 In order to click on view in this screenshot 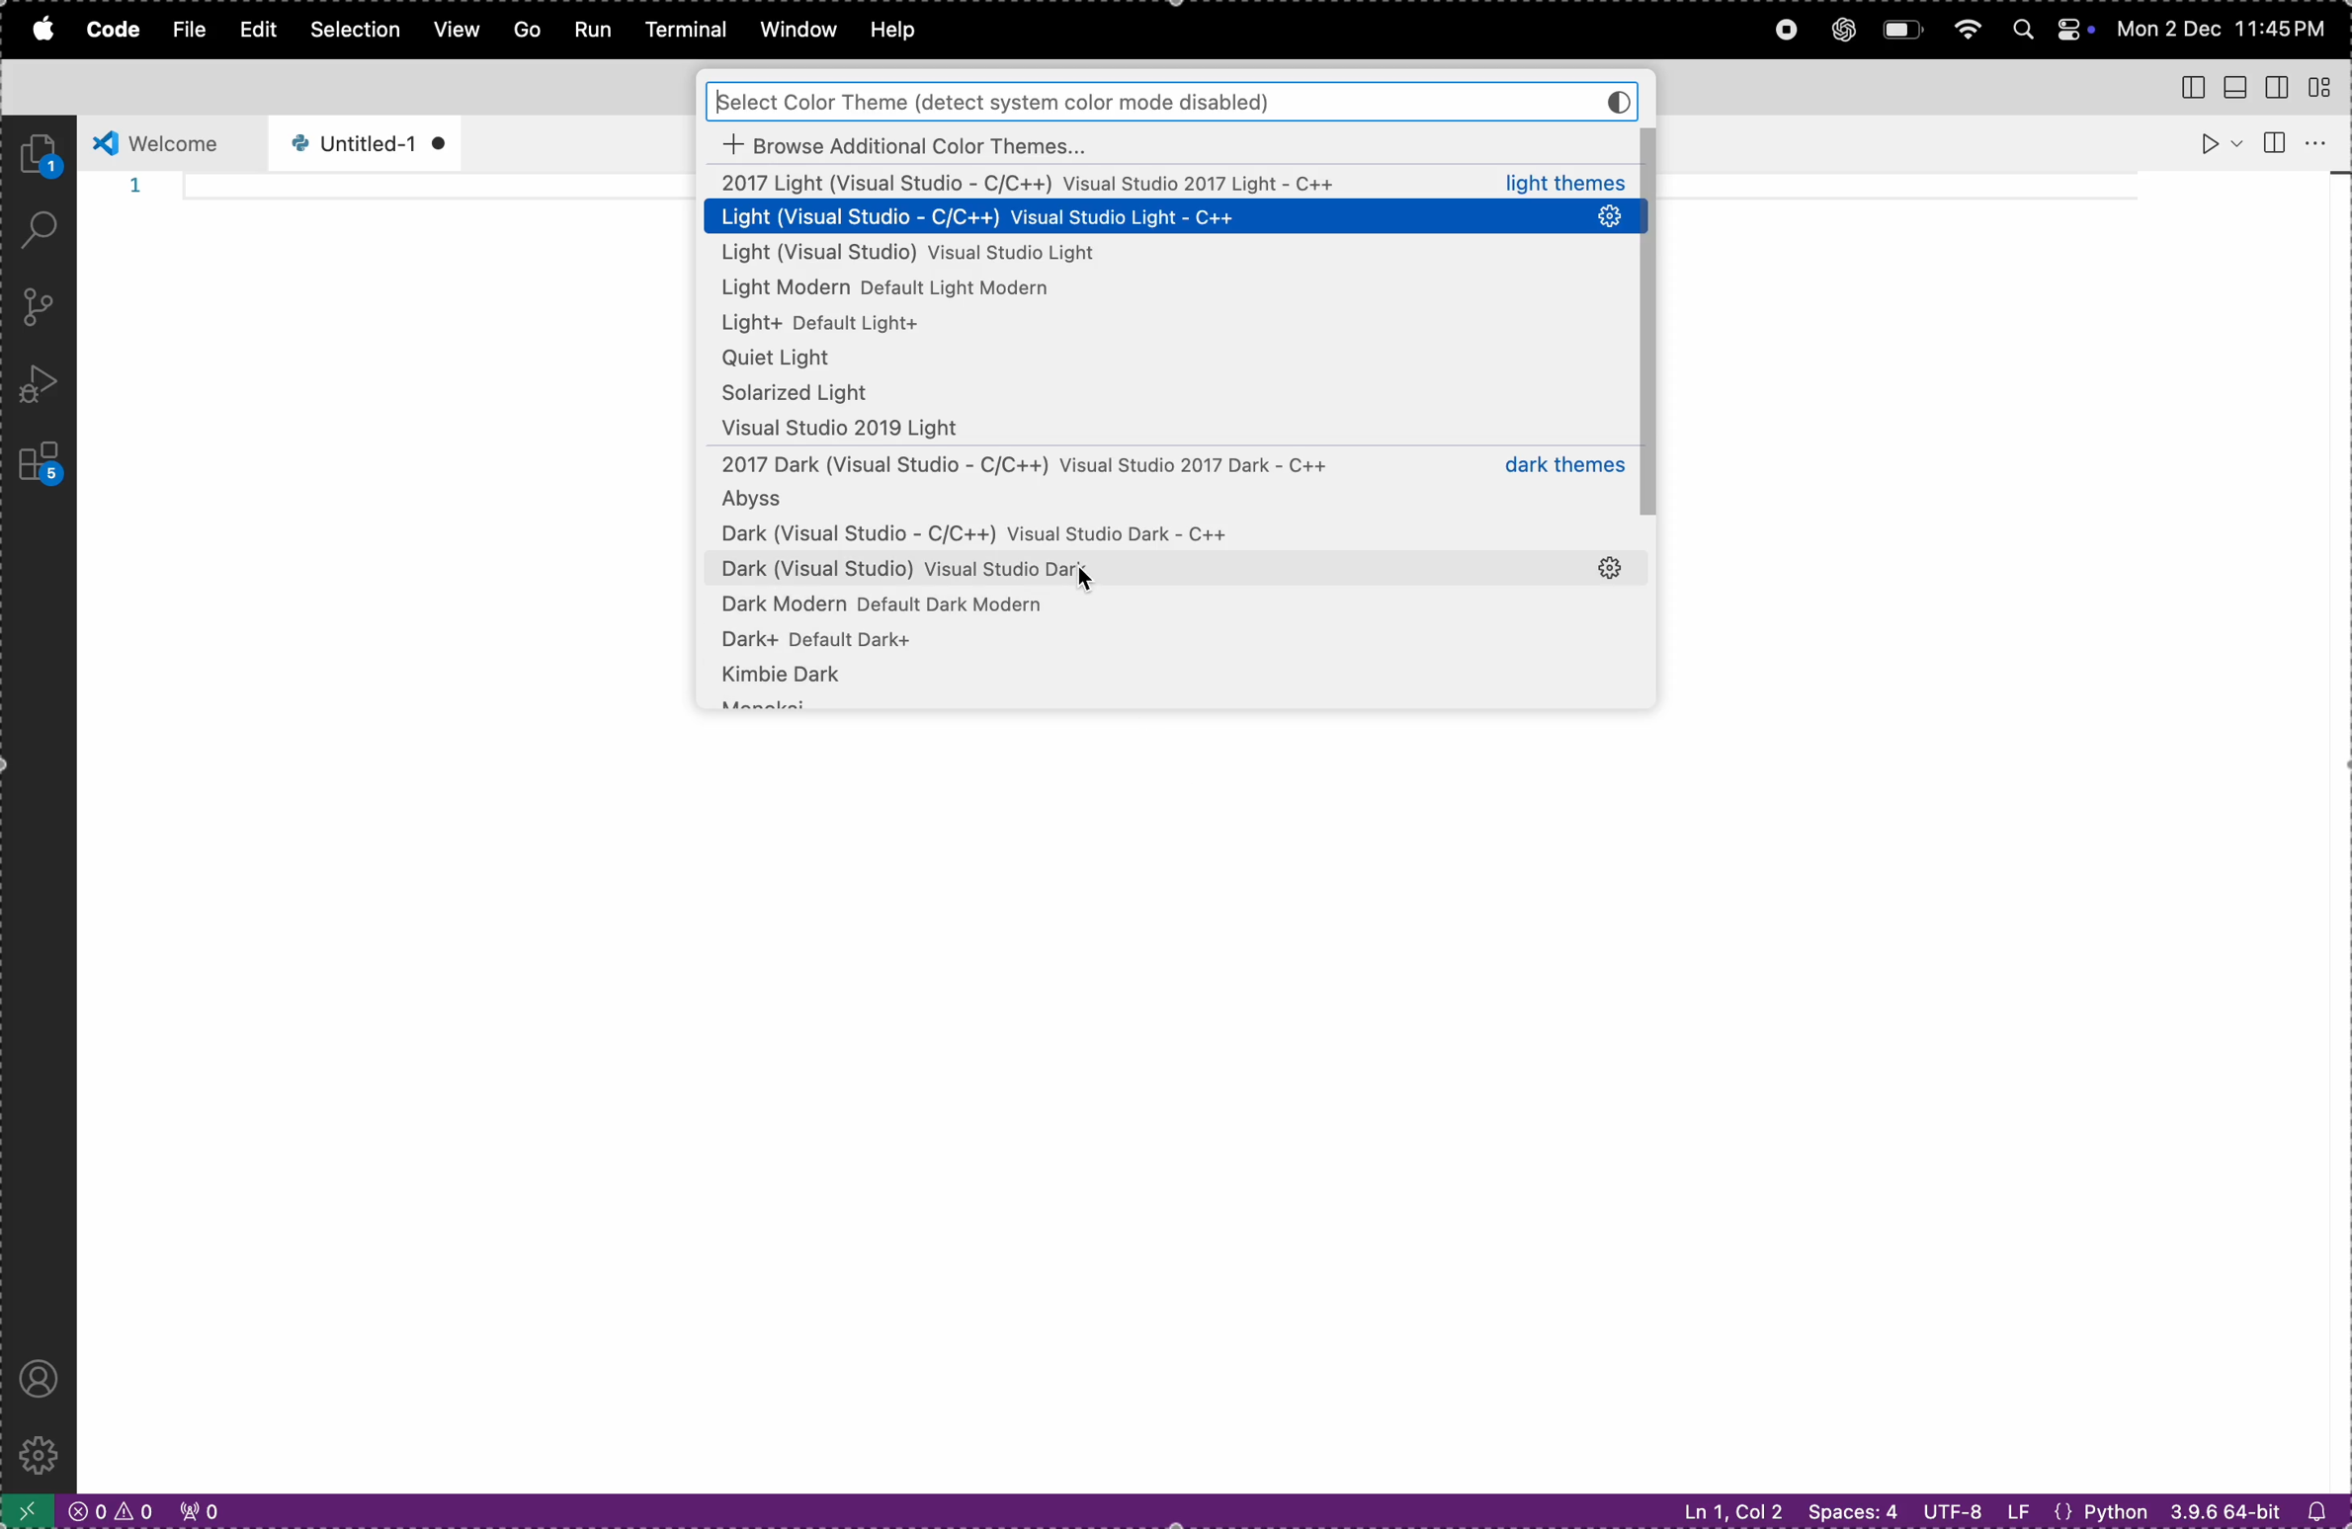, I will do `click(455, 30)`.